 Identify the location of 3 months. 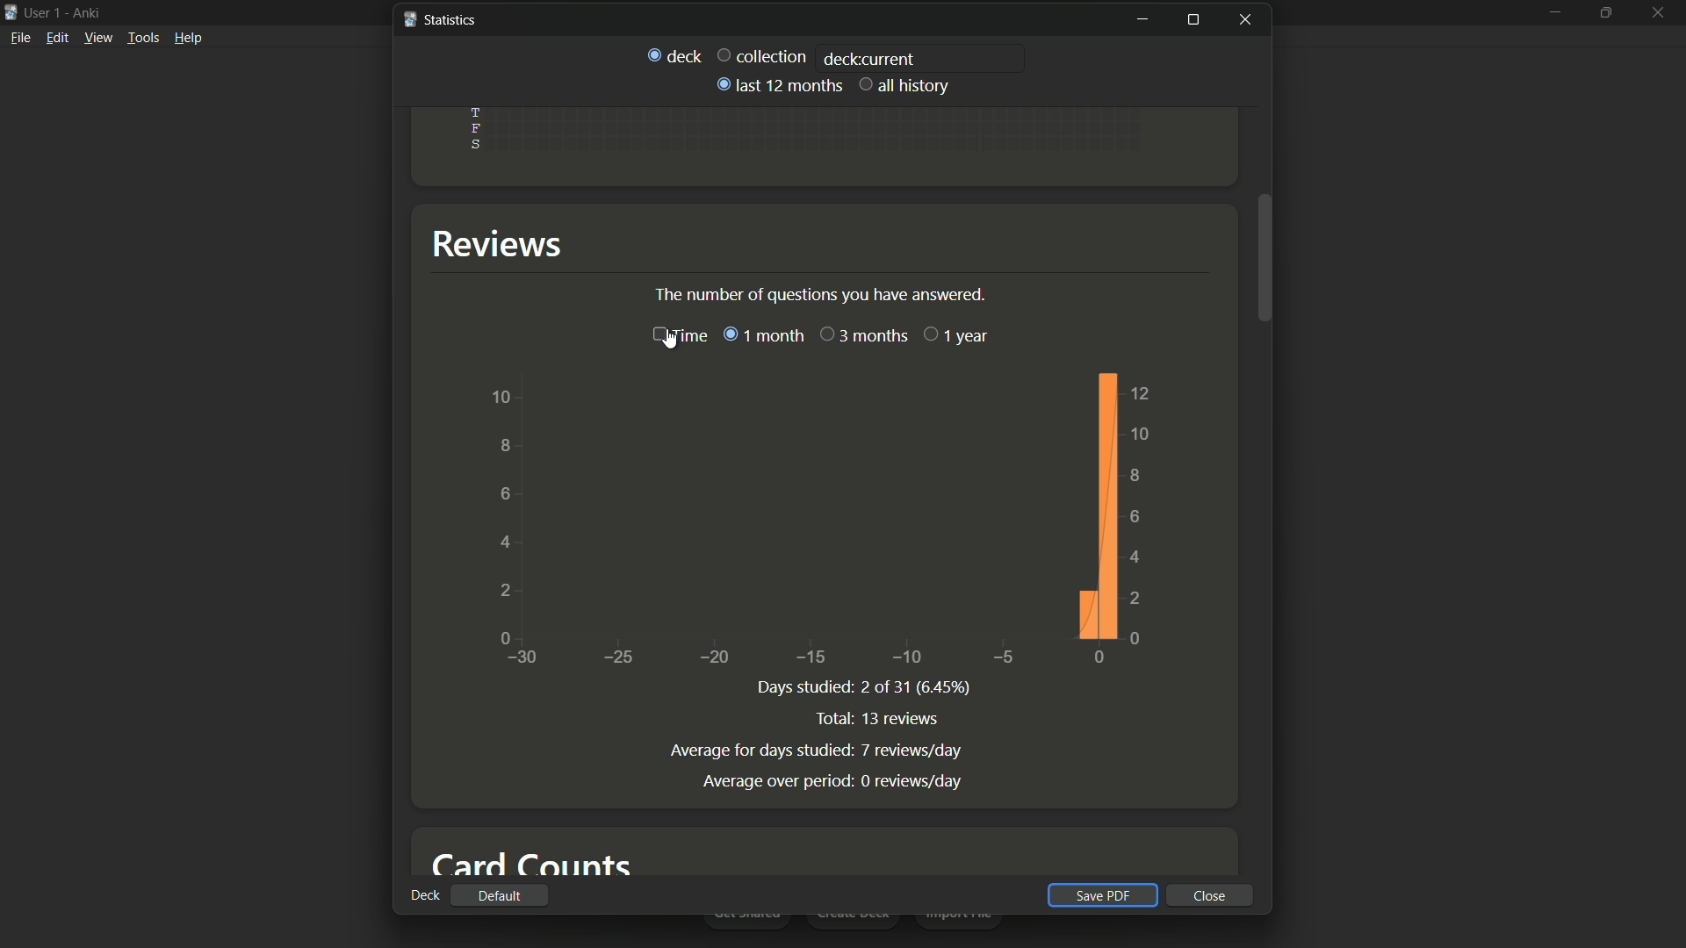
(863, 335).